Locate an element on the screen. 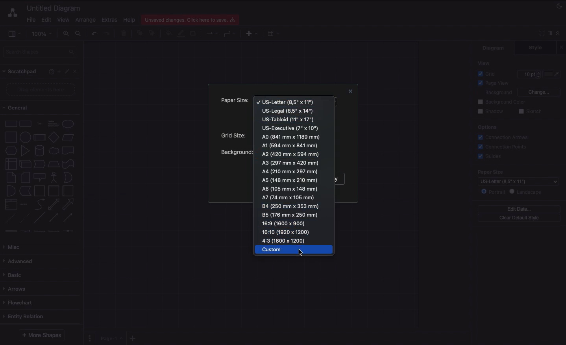 This screenshot has width=566, height=345. Background  is located at coordinates (494, 93).